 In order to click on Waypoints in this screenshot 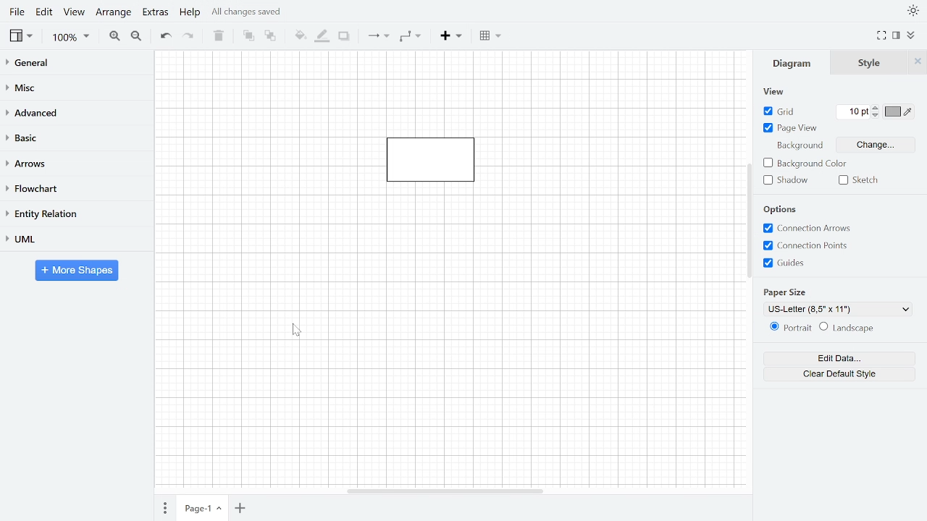, I will do `click(411, 37)`.